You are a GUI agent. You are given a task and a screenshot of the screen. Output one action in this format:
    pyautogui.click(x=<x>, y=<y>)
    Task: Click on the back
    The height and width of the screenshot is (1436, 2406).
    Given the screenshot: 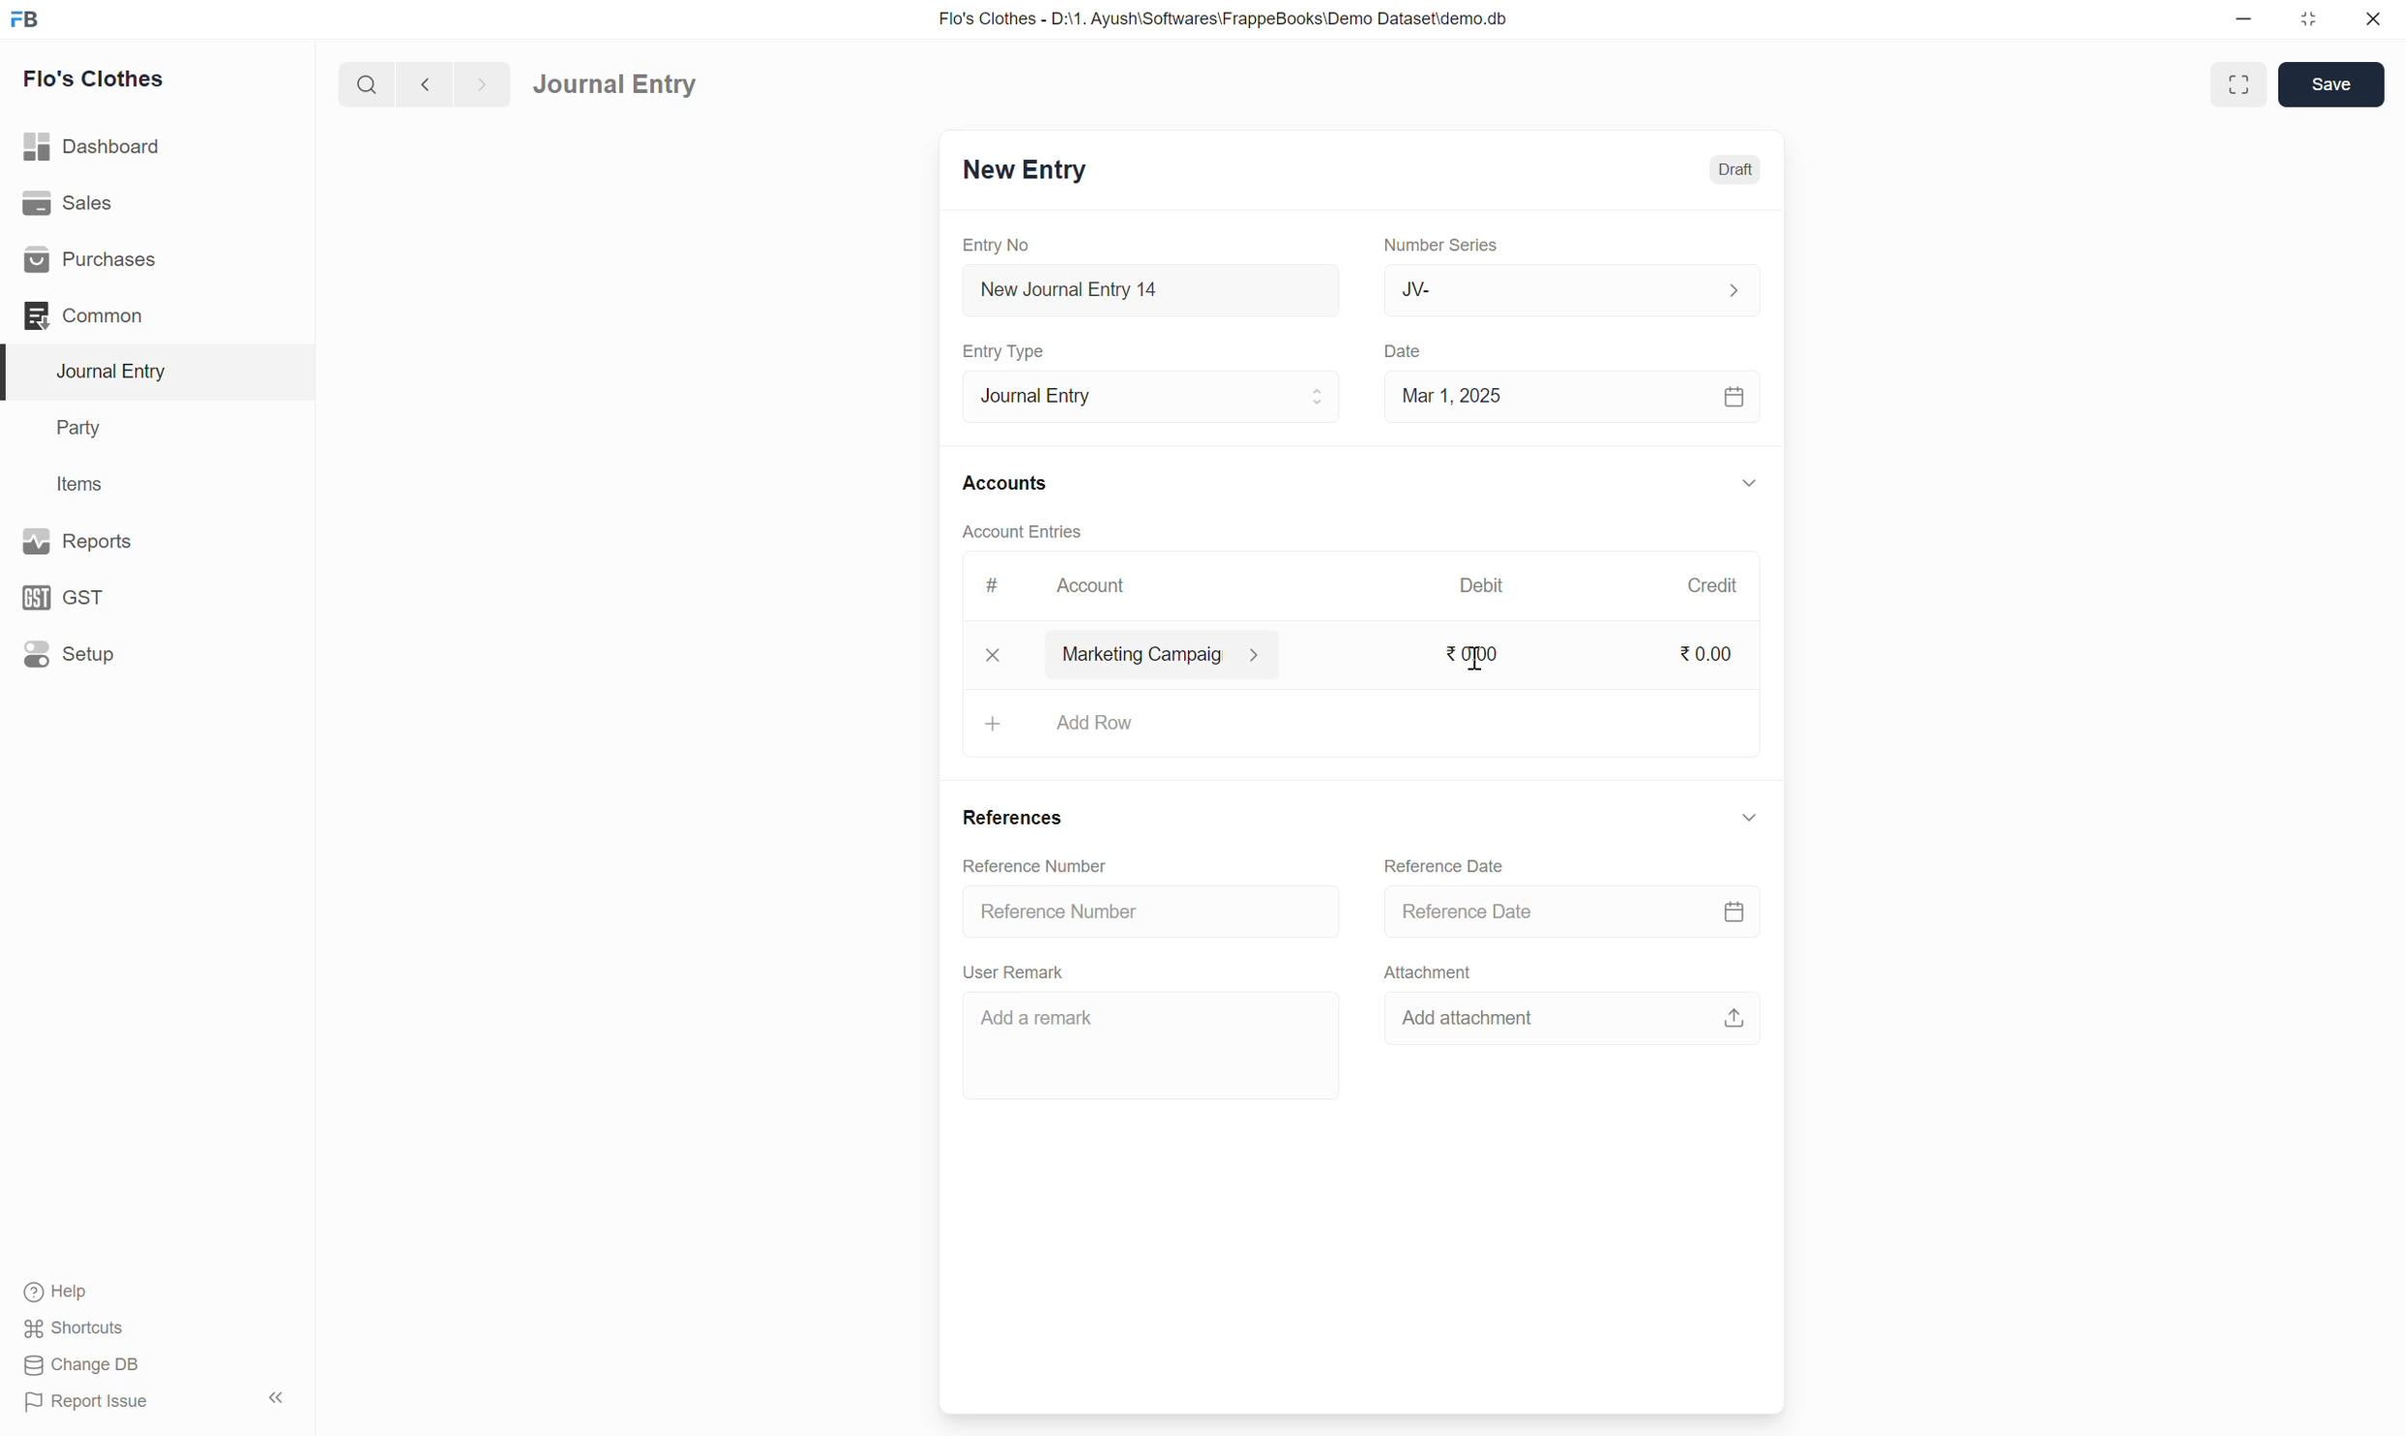 What is the action you would take?
    pyautogui.click(x=421, y=84)
    